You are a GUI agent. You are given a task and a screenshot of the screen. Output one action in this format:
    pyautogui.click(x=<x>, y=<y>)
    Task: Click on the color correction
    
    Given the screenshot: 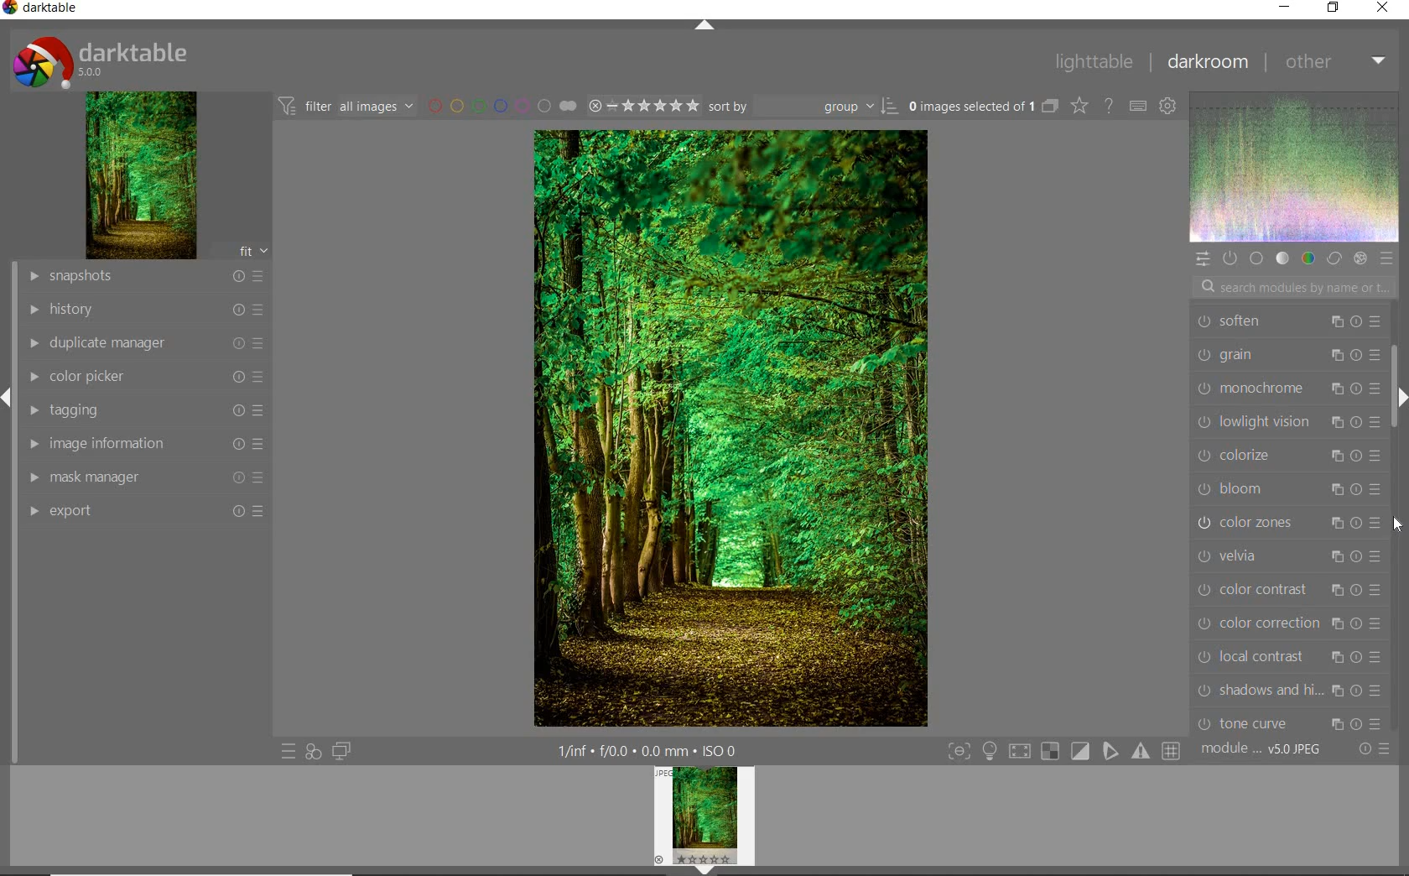 What is the action you would take?
    pyautogui.click(x=1289, y=624)
    